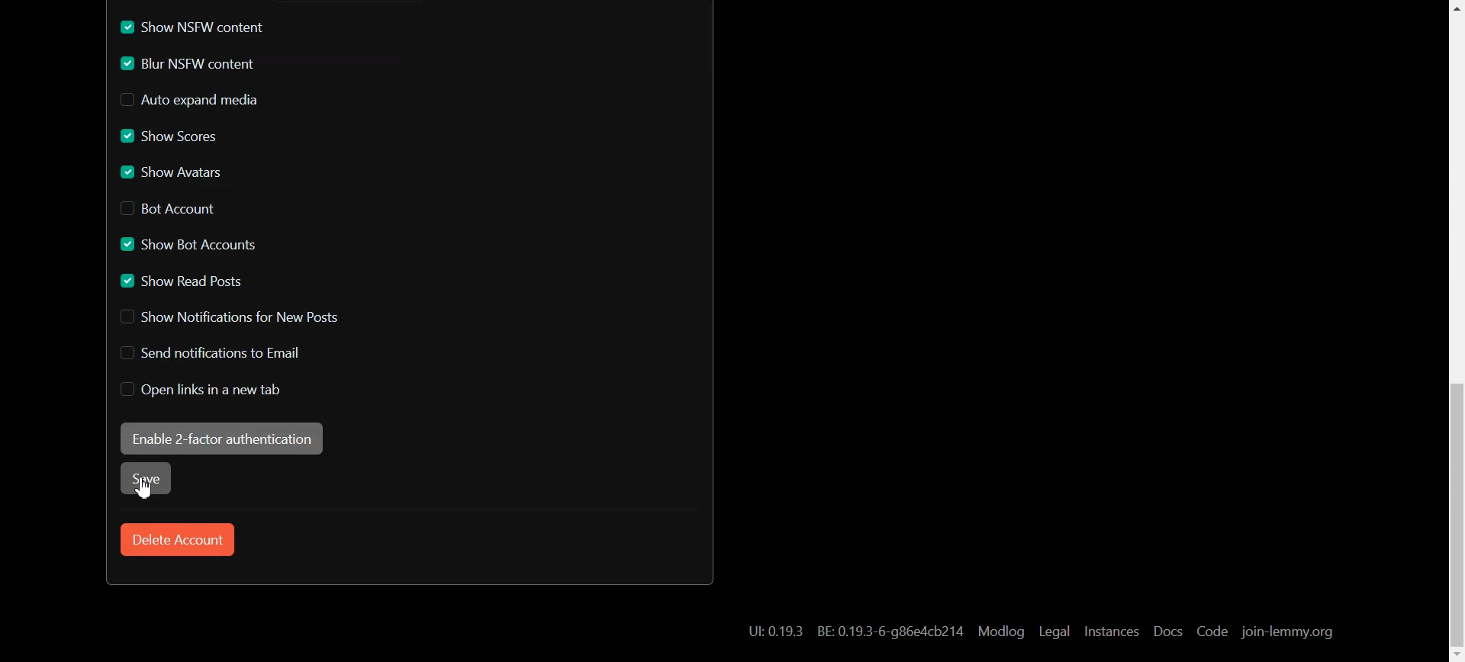  I want to click on Docs, so click(1167, 631).